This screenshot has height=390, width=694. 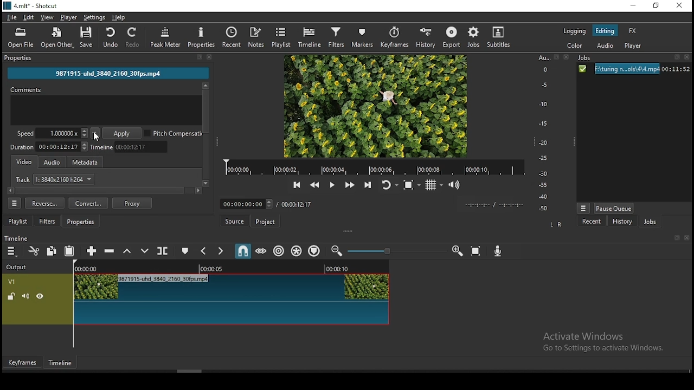 I want to click on apply, so click(x=123, y=134).